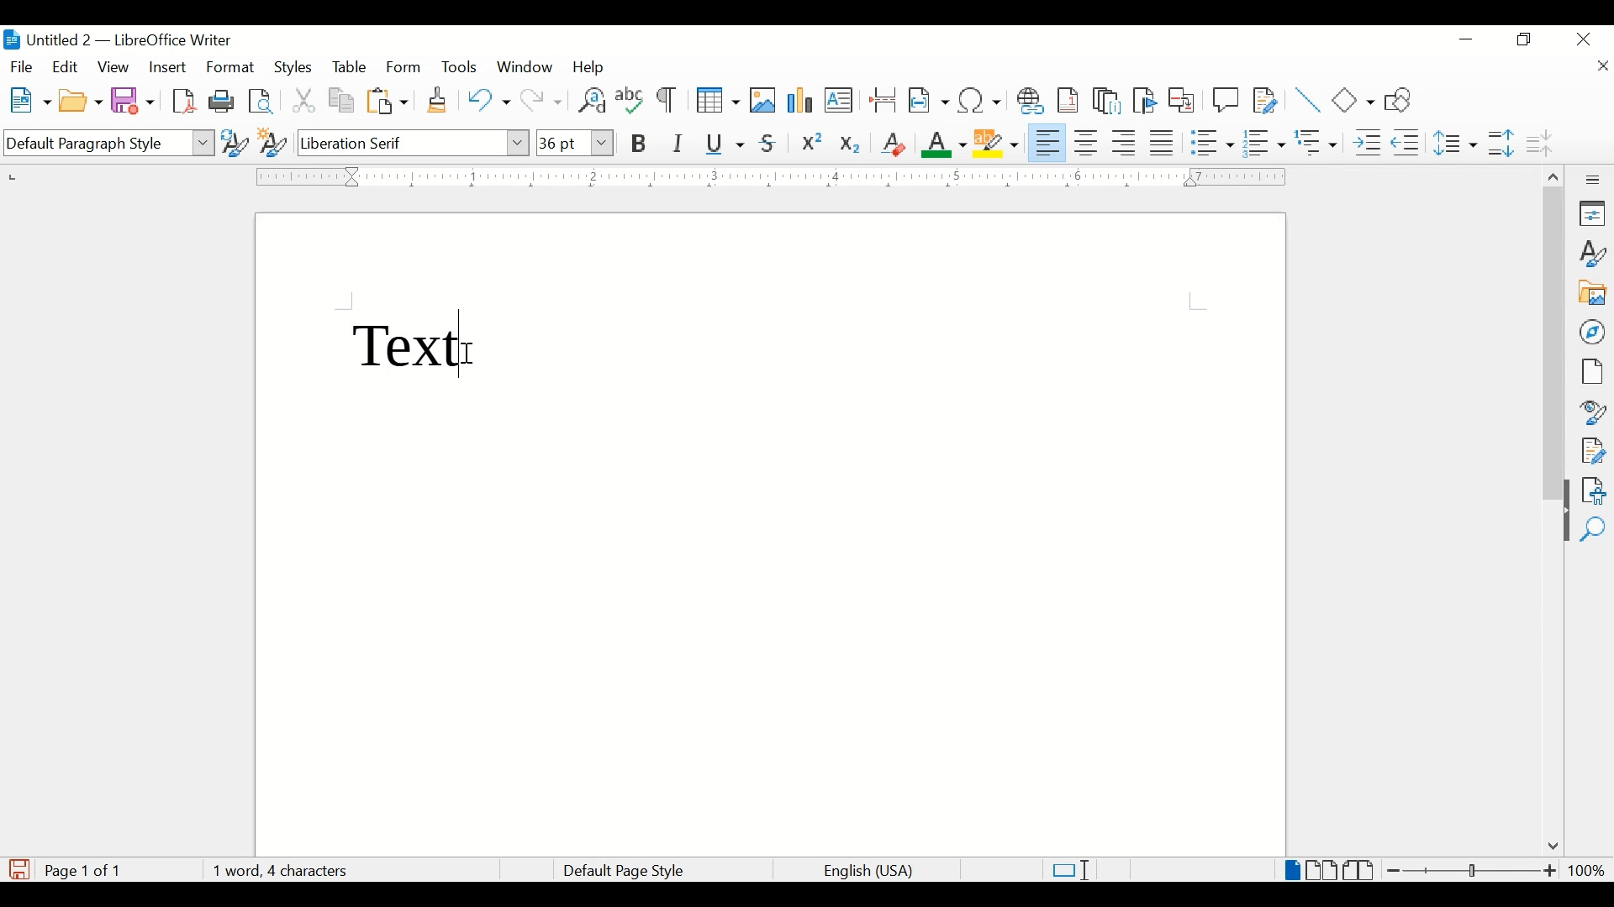 Image resolution: width=1614 pixels, height=907 pixels. I want to click on update selected style, so click(235, 142).